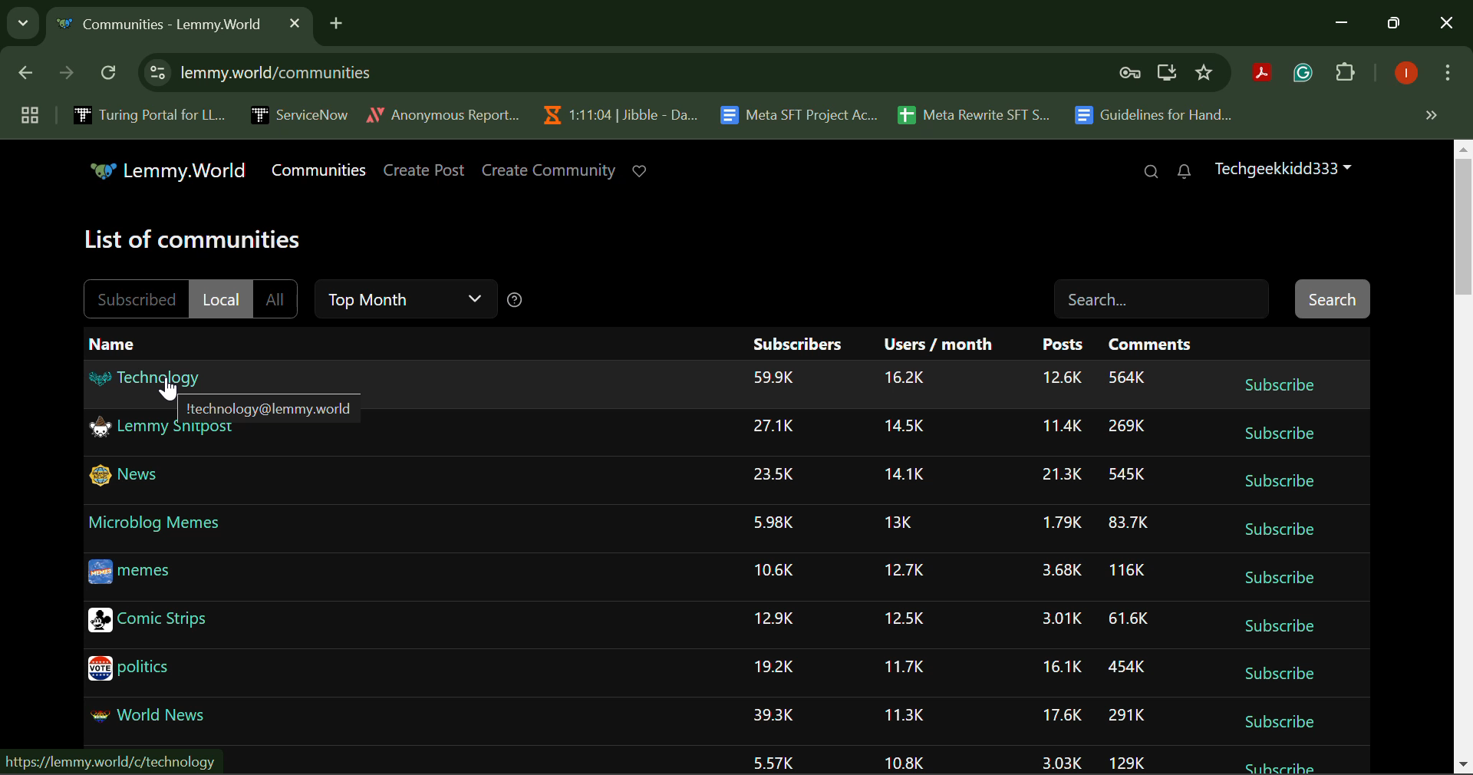 The image size is (1473, 775). I want to click on Subscribed Filter Unselected, so click(134, 299).